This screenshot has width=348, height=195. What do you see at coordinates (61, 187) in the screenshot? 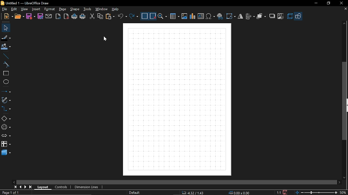
I see `controls` at bounding box center [61, 187].